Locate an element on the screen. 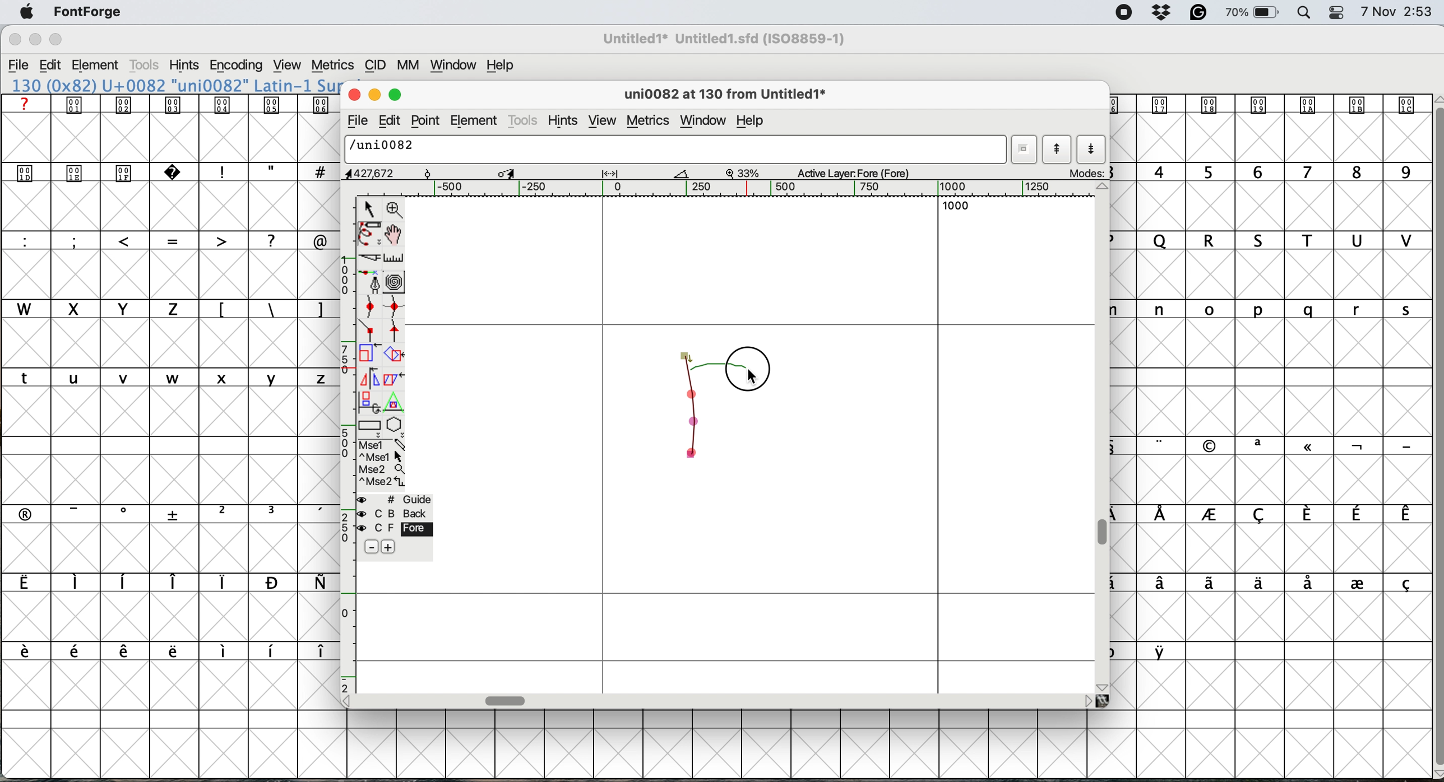 Image resolution: width=1444 pixels, height=782 pixels. minimise is located at coordinates (374, 95).